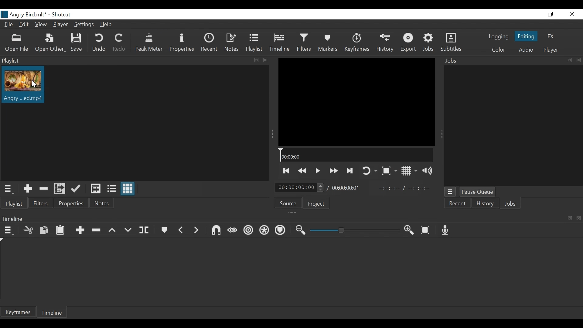 This screenshot has height=328, width=583. Describe the element at coordinates (458, 203) in the screenshot. I see `Recent` at that location.